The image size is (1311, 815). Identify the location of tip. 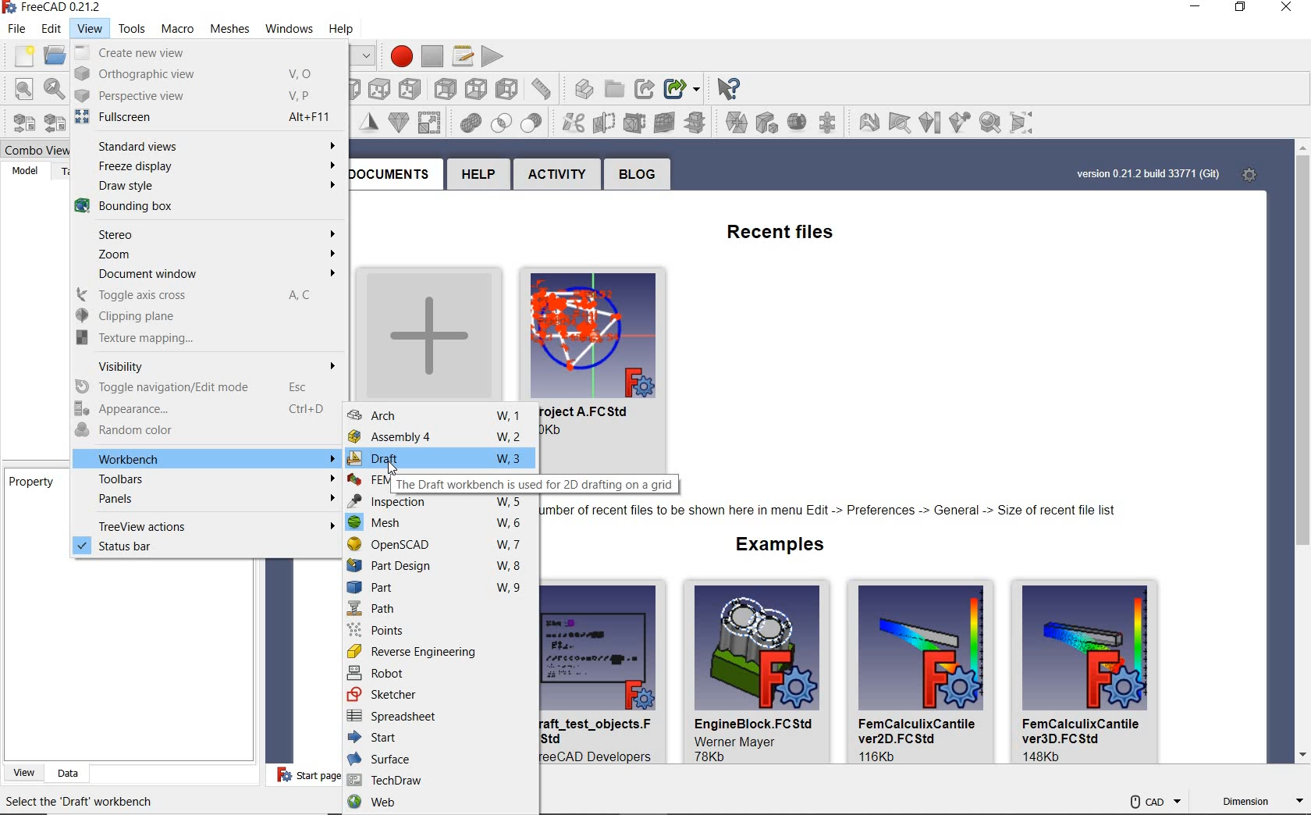
(833, 512).